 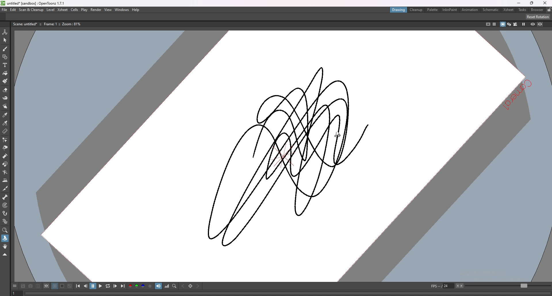 What do you see at coordinates (136, 10) in the screenshot?
I see `help` at bounding box center [136, 10].